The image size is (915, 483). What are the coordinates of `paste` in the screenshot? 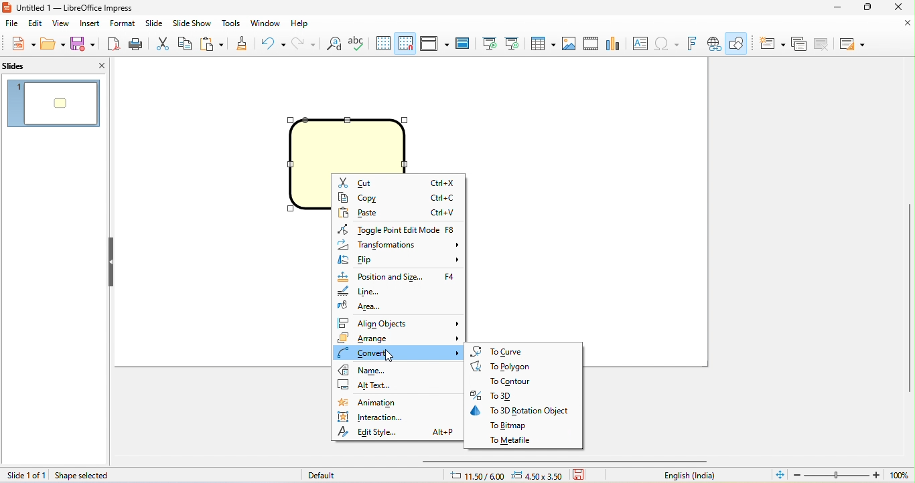 It's located at (214, 44).